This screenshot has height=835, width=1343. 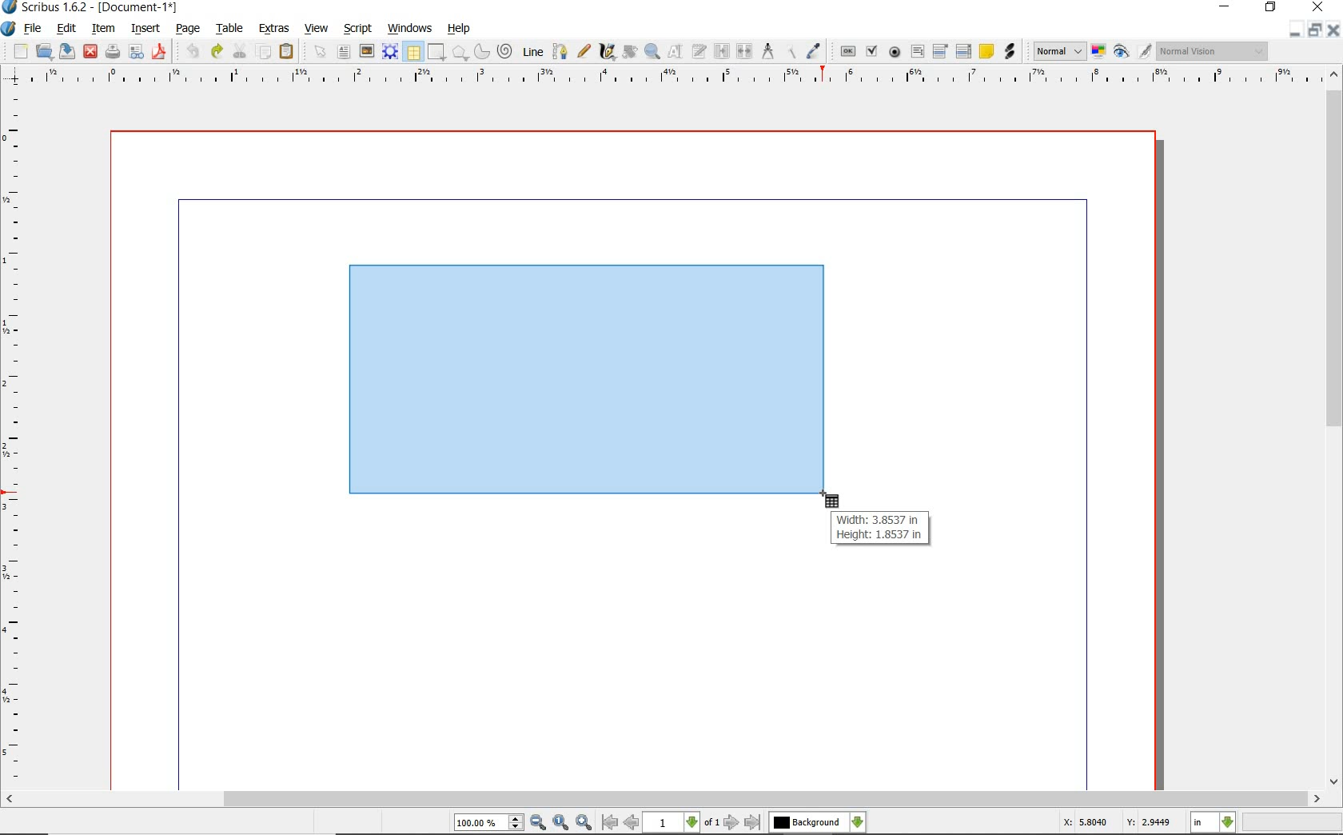 What do you see at coordinates (631, 823) in the screenshot?
I see `go to previous page` at bounding box center [631, 823].